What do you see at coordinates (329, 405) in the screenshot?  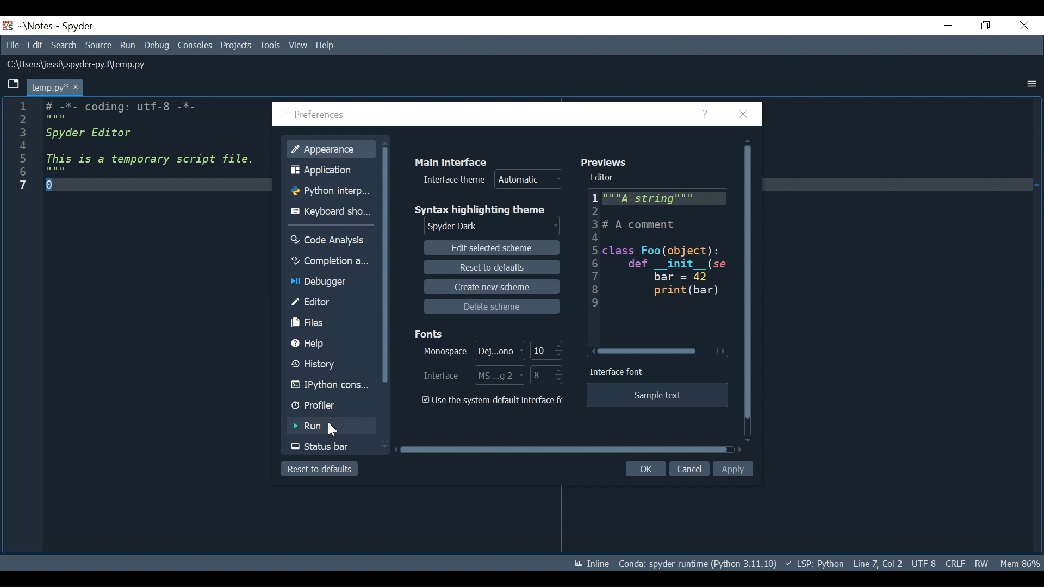 I see `Profiler ` at bounding box center [329, 405].